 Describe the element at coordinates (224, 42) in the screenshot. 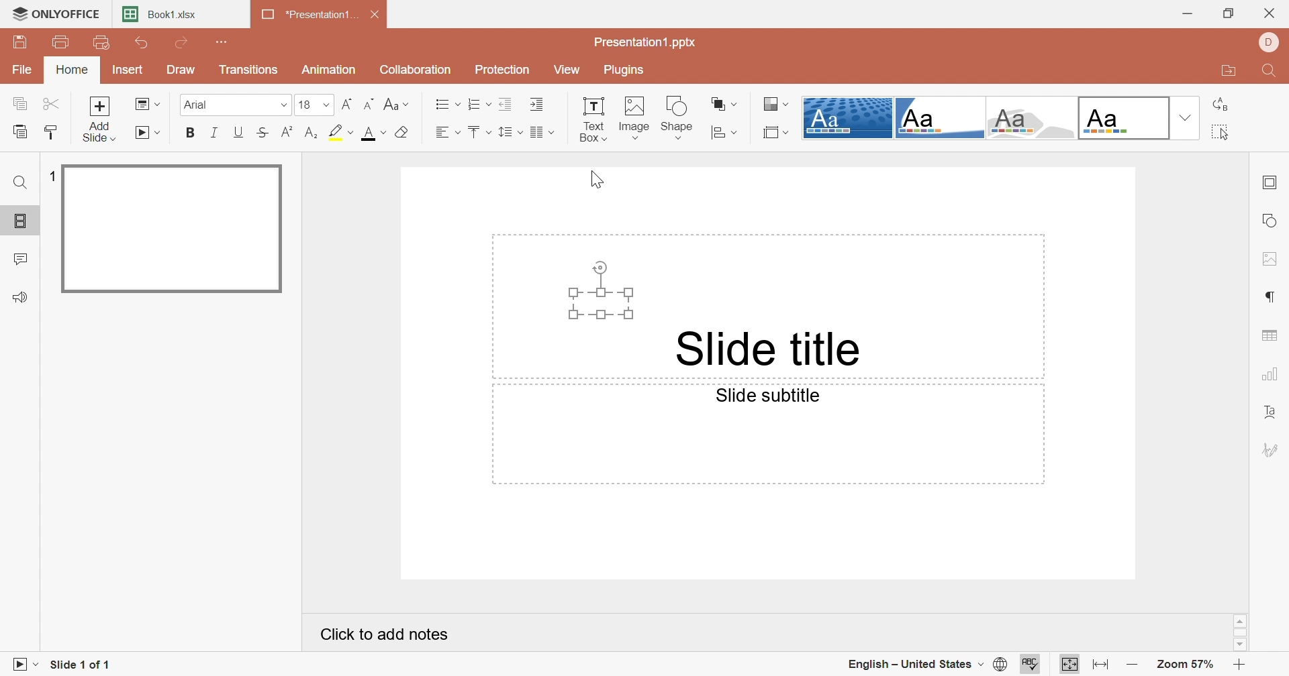

I see `Customize Quick Access Toolbar` at that location.